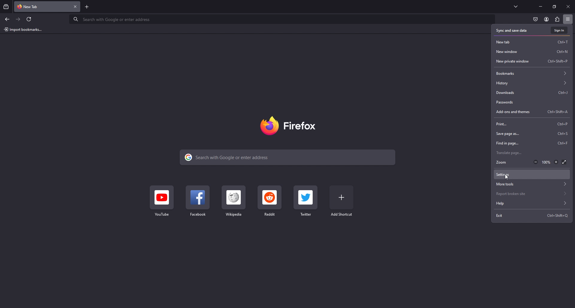  I want to click on profile, so click(546, 19).